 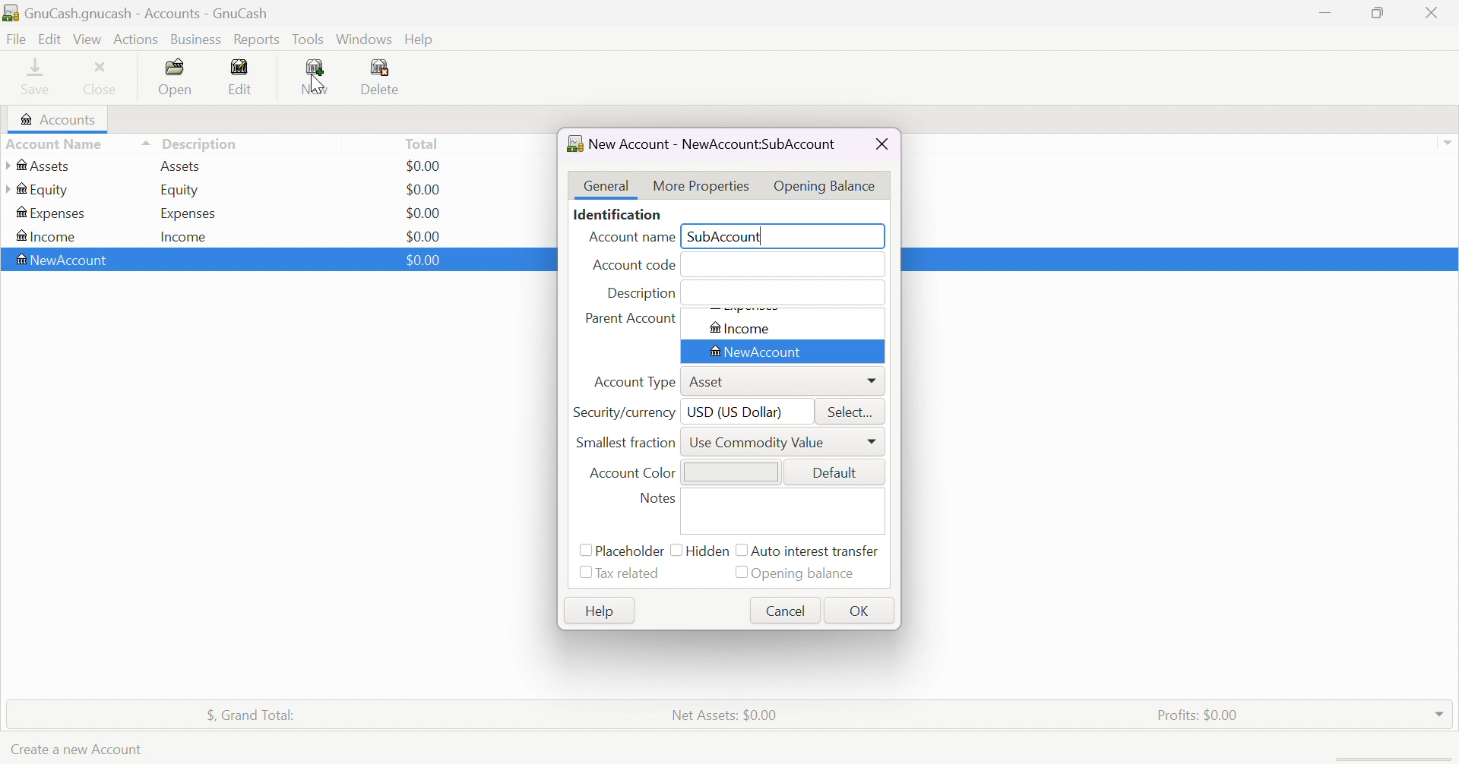 What do you see at coordinates (429, 166) in the screenshot?
I see `$0.00` at bounding box center [429, 166].